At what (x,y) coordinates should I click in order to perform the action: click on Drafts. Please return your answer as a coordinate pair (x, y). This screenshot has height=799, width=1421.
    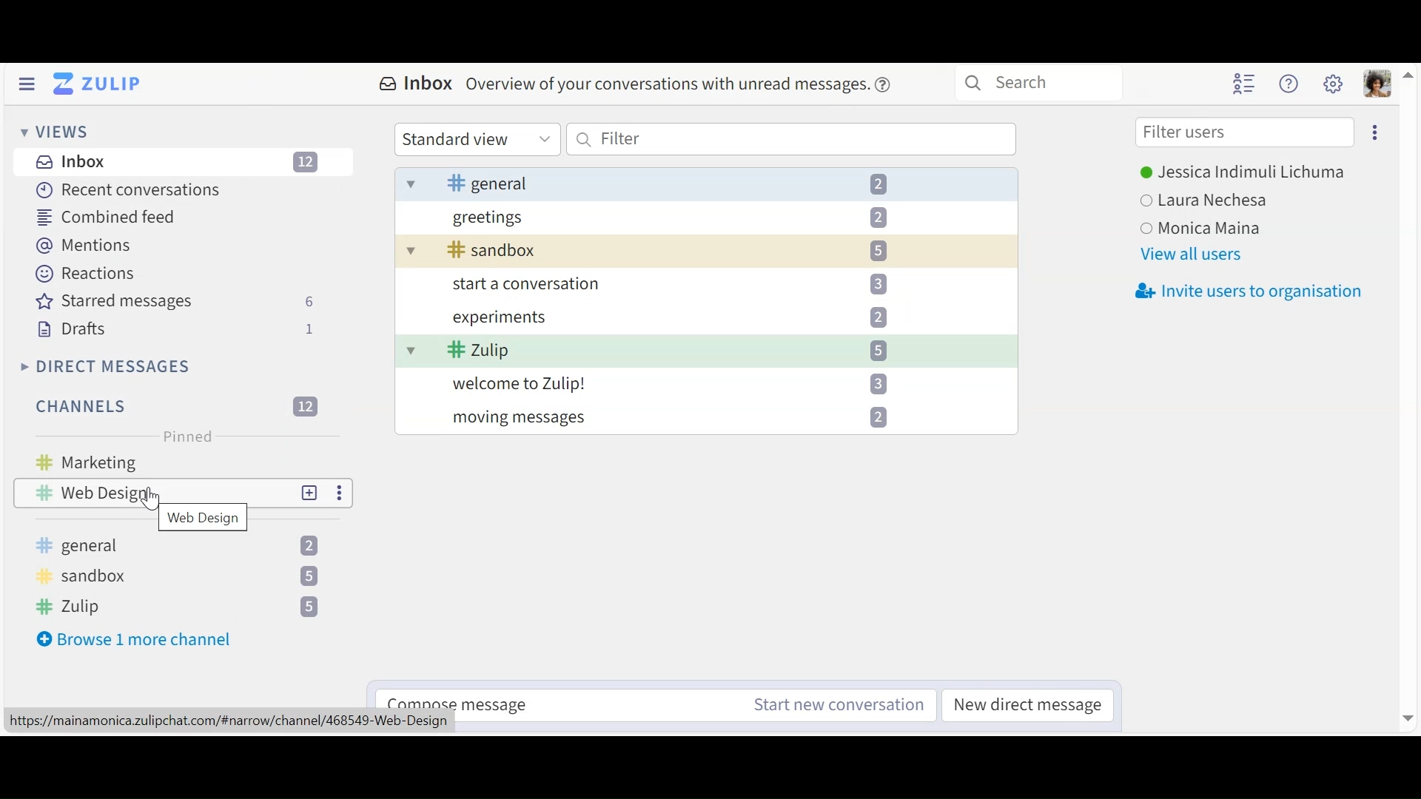
    Looking at the image, I should click on (175, 328).